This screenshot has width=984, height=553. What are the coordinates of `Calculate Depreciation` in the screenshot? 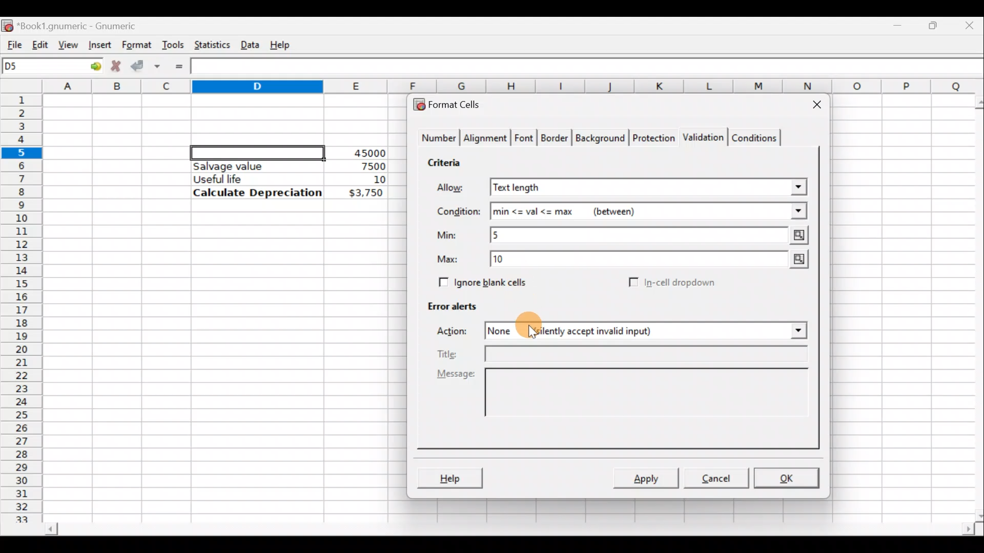 It's located at (257, 192).